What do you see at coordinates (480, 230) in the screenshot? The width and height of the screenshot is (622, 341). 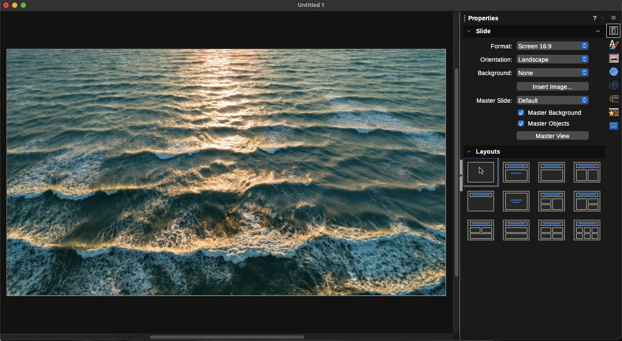 I see `Title and three boxes` at bounding box center [480, 230].